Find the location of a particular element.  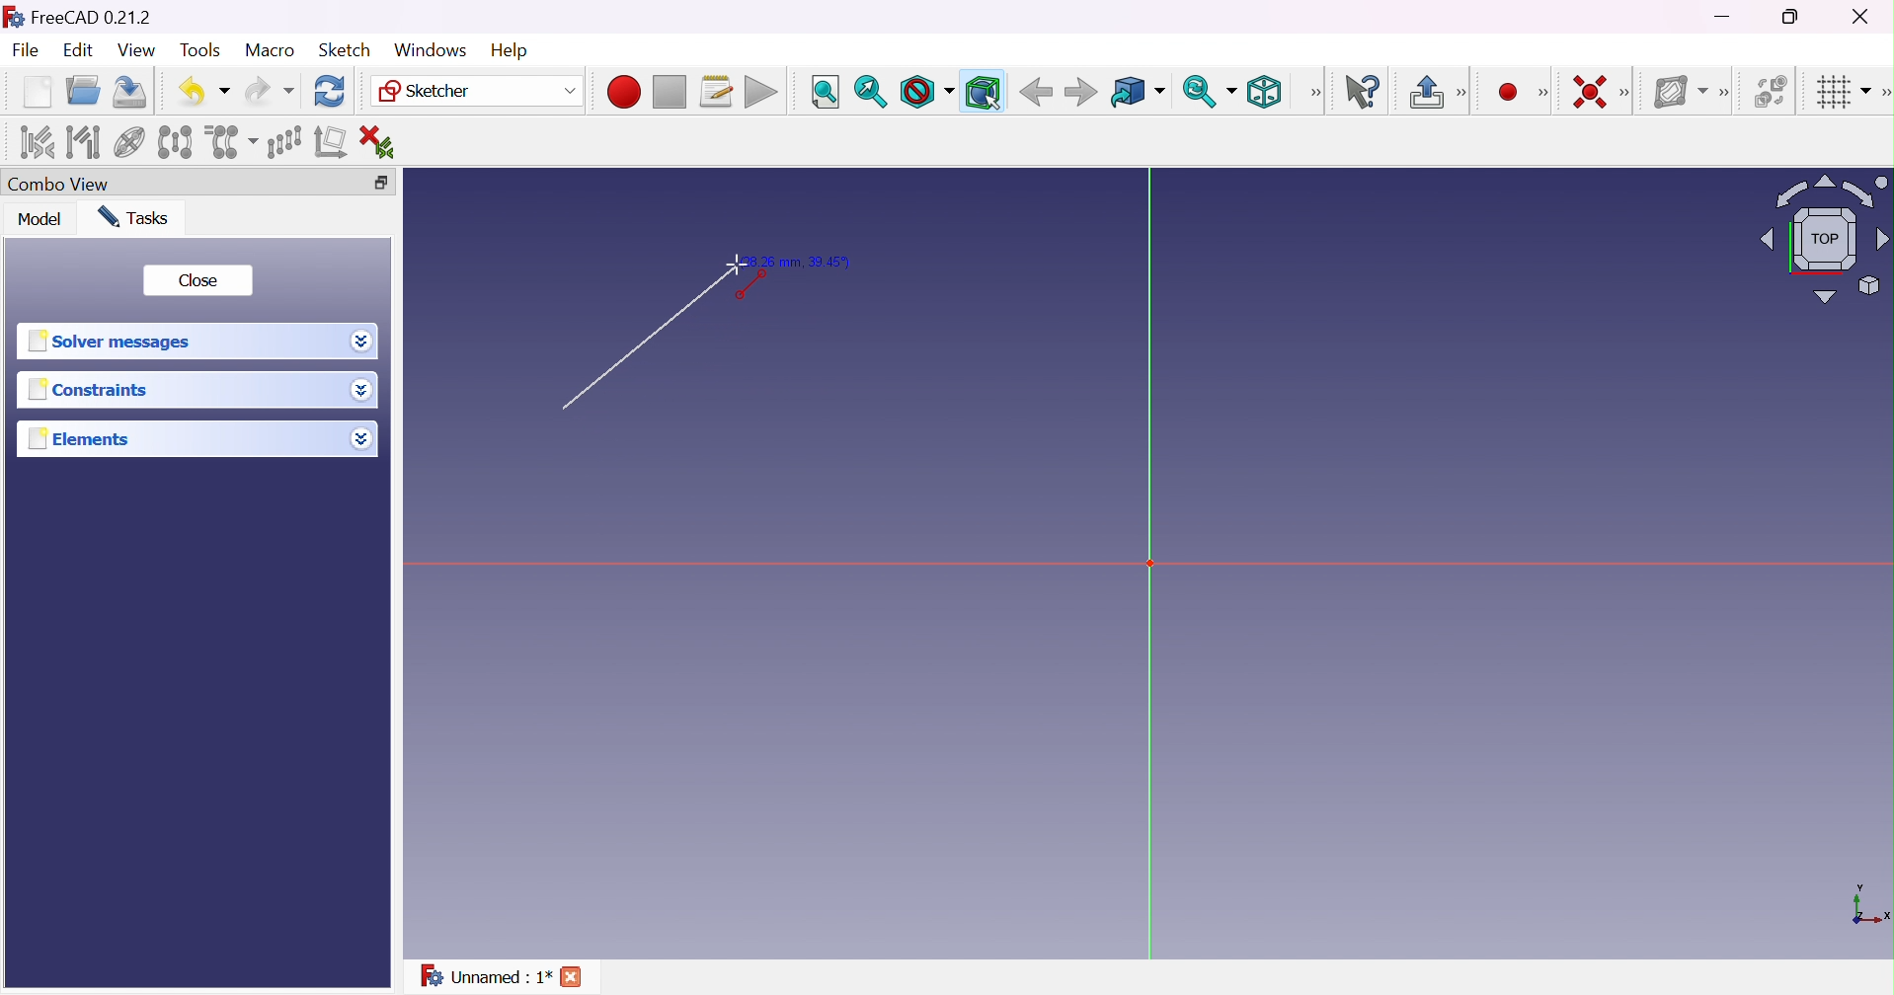

Help is located at coordinates (509, 48).